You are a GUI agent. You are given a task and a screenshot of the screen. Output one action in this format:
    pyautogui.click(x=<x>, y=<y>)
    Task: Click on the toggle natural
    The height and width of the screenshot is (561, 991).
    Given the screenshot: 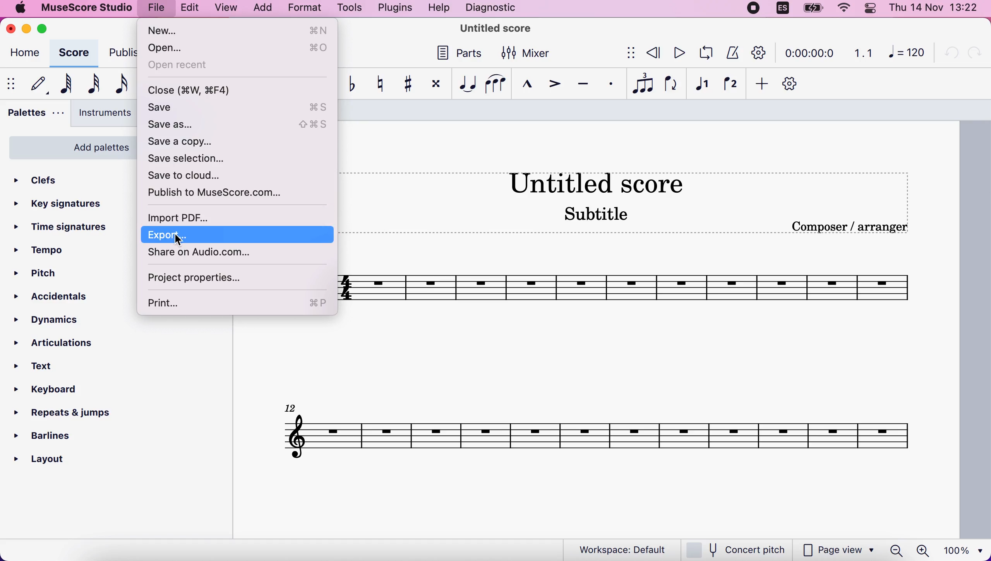 What is the action you would take?
    pyautogui.click(x=379, y=86)
    